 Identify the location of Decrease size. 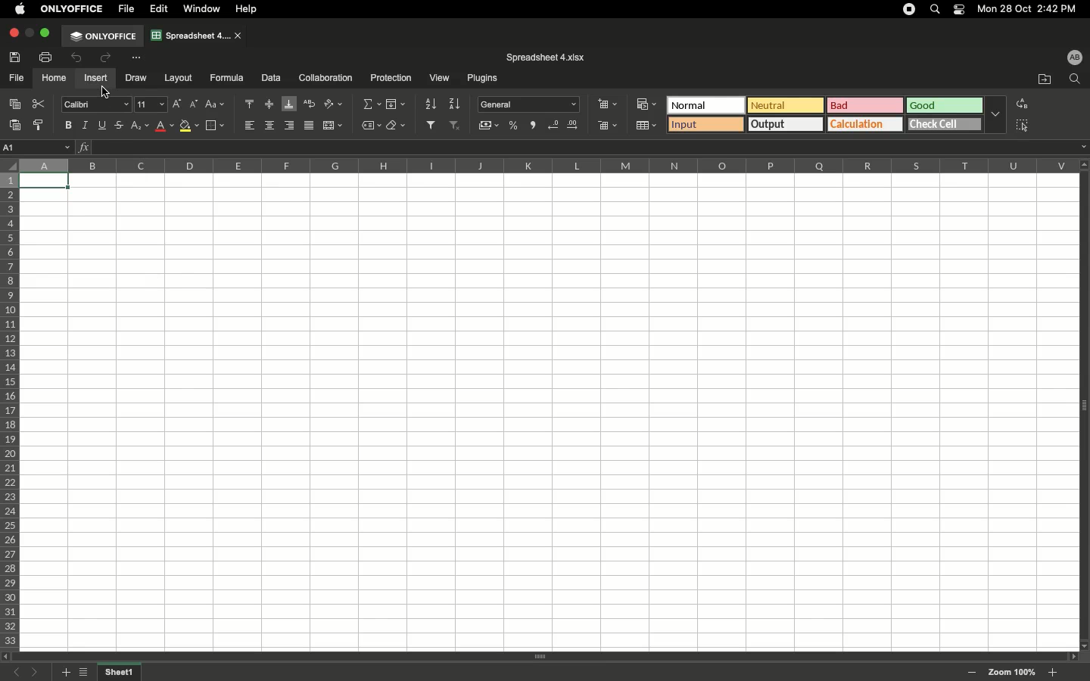
(195, 106).